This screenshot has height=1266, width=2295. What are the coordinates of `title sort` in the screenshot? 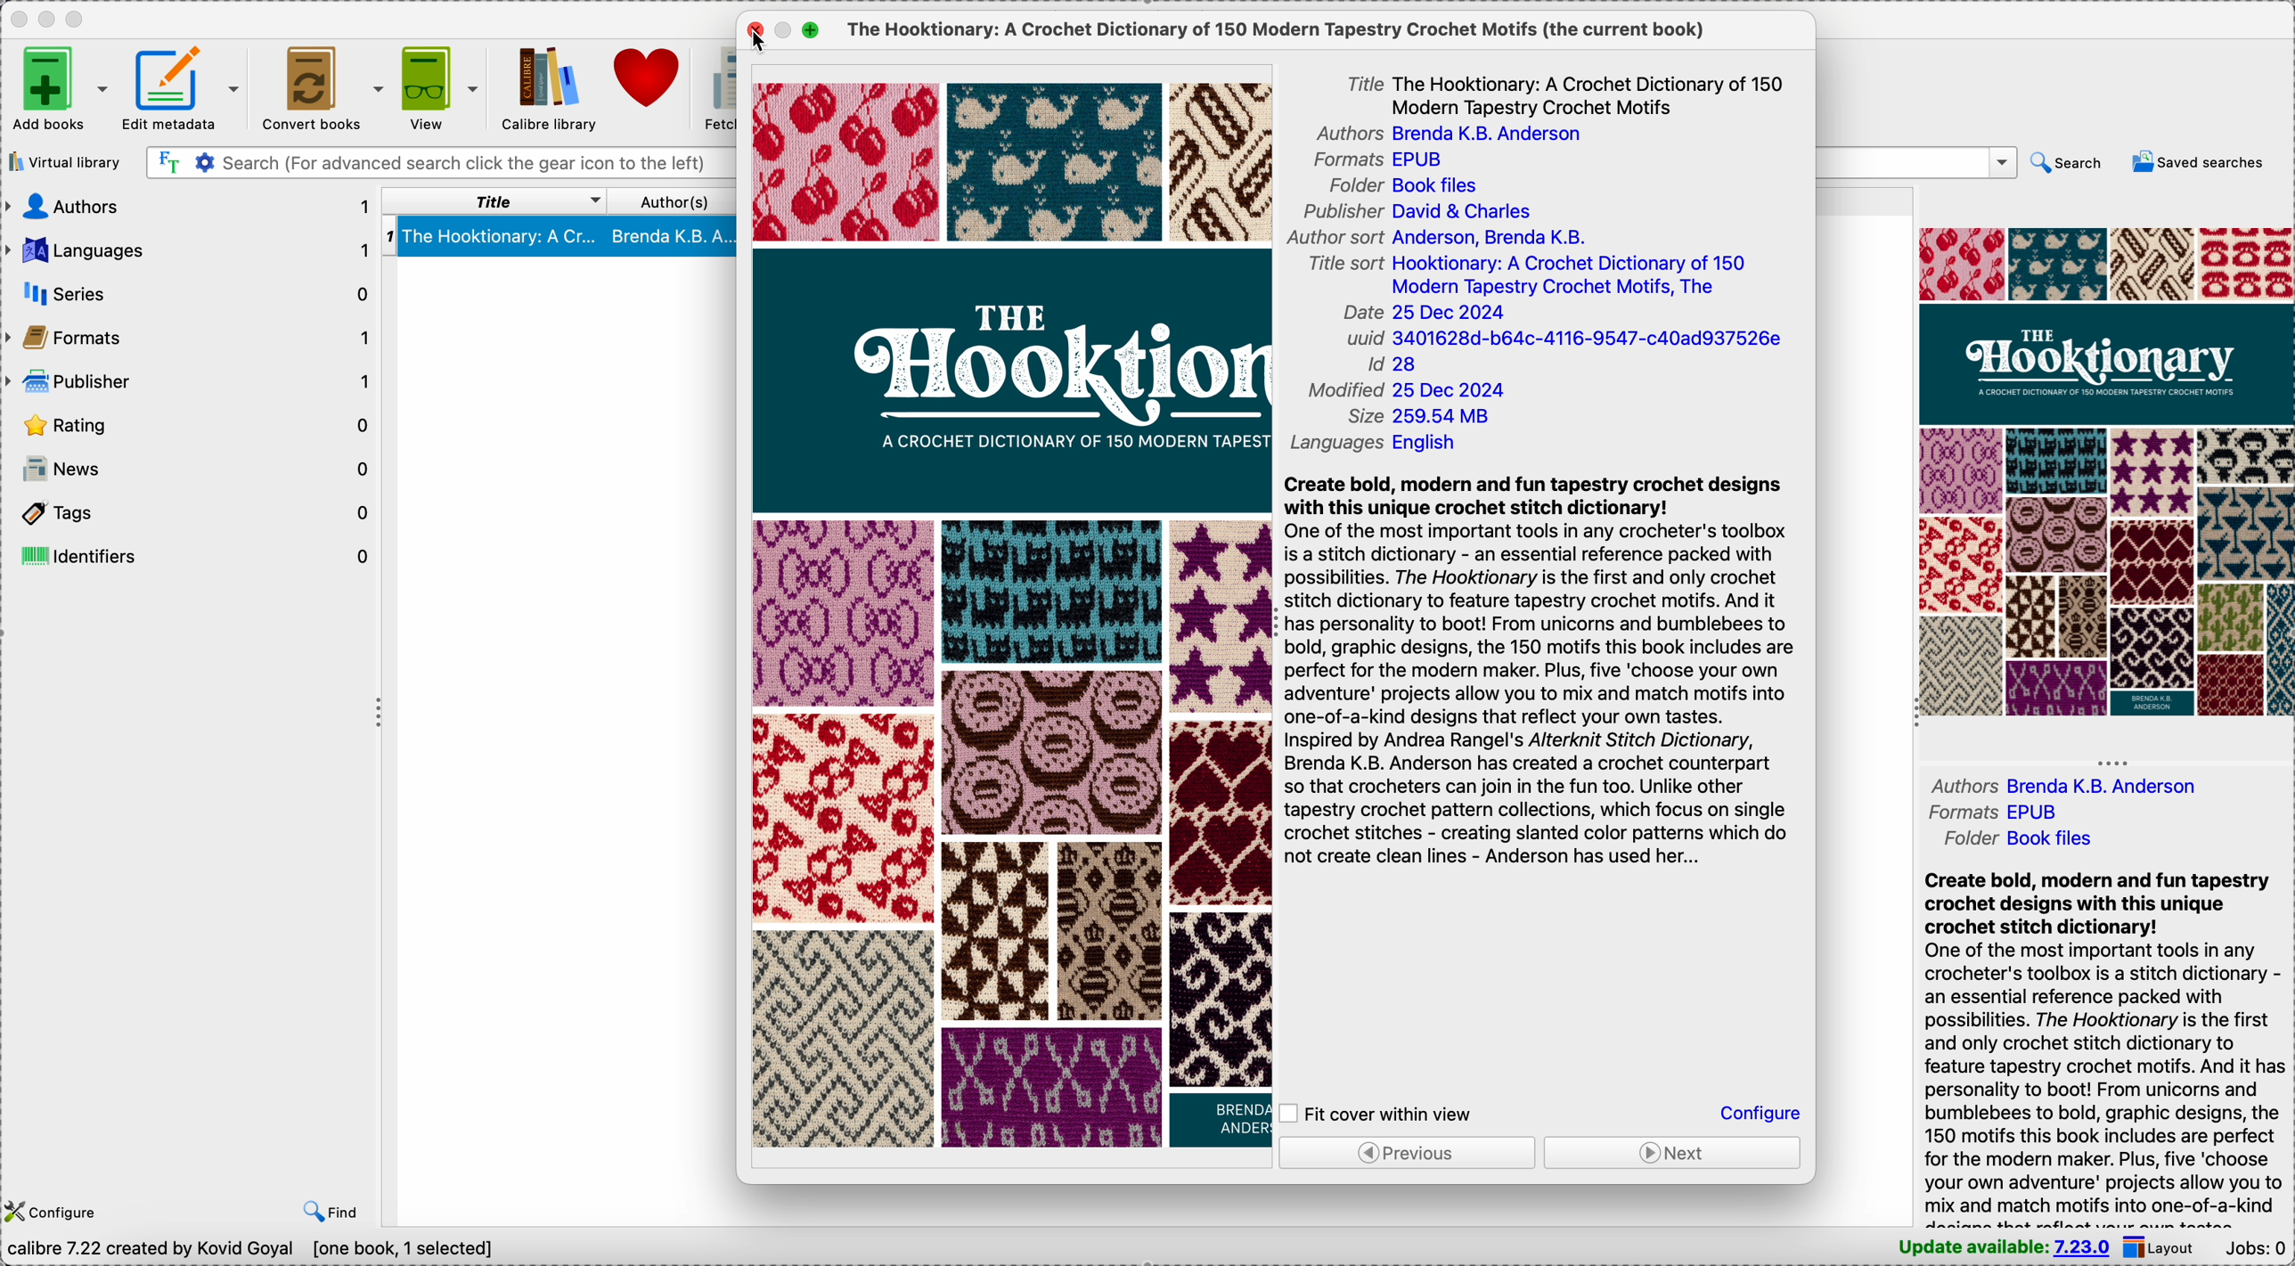 It's located at (1529, 276).